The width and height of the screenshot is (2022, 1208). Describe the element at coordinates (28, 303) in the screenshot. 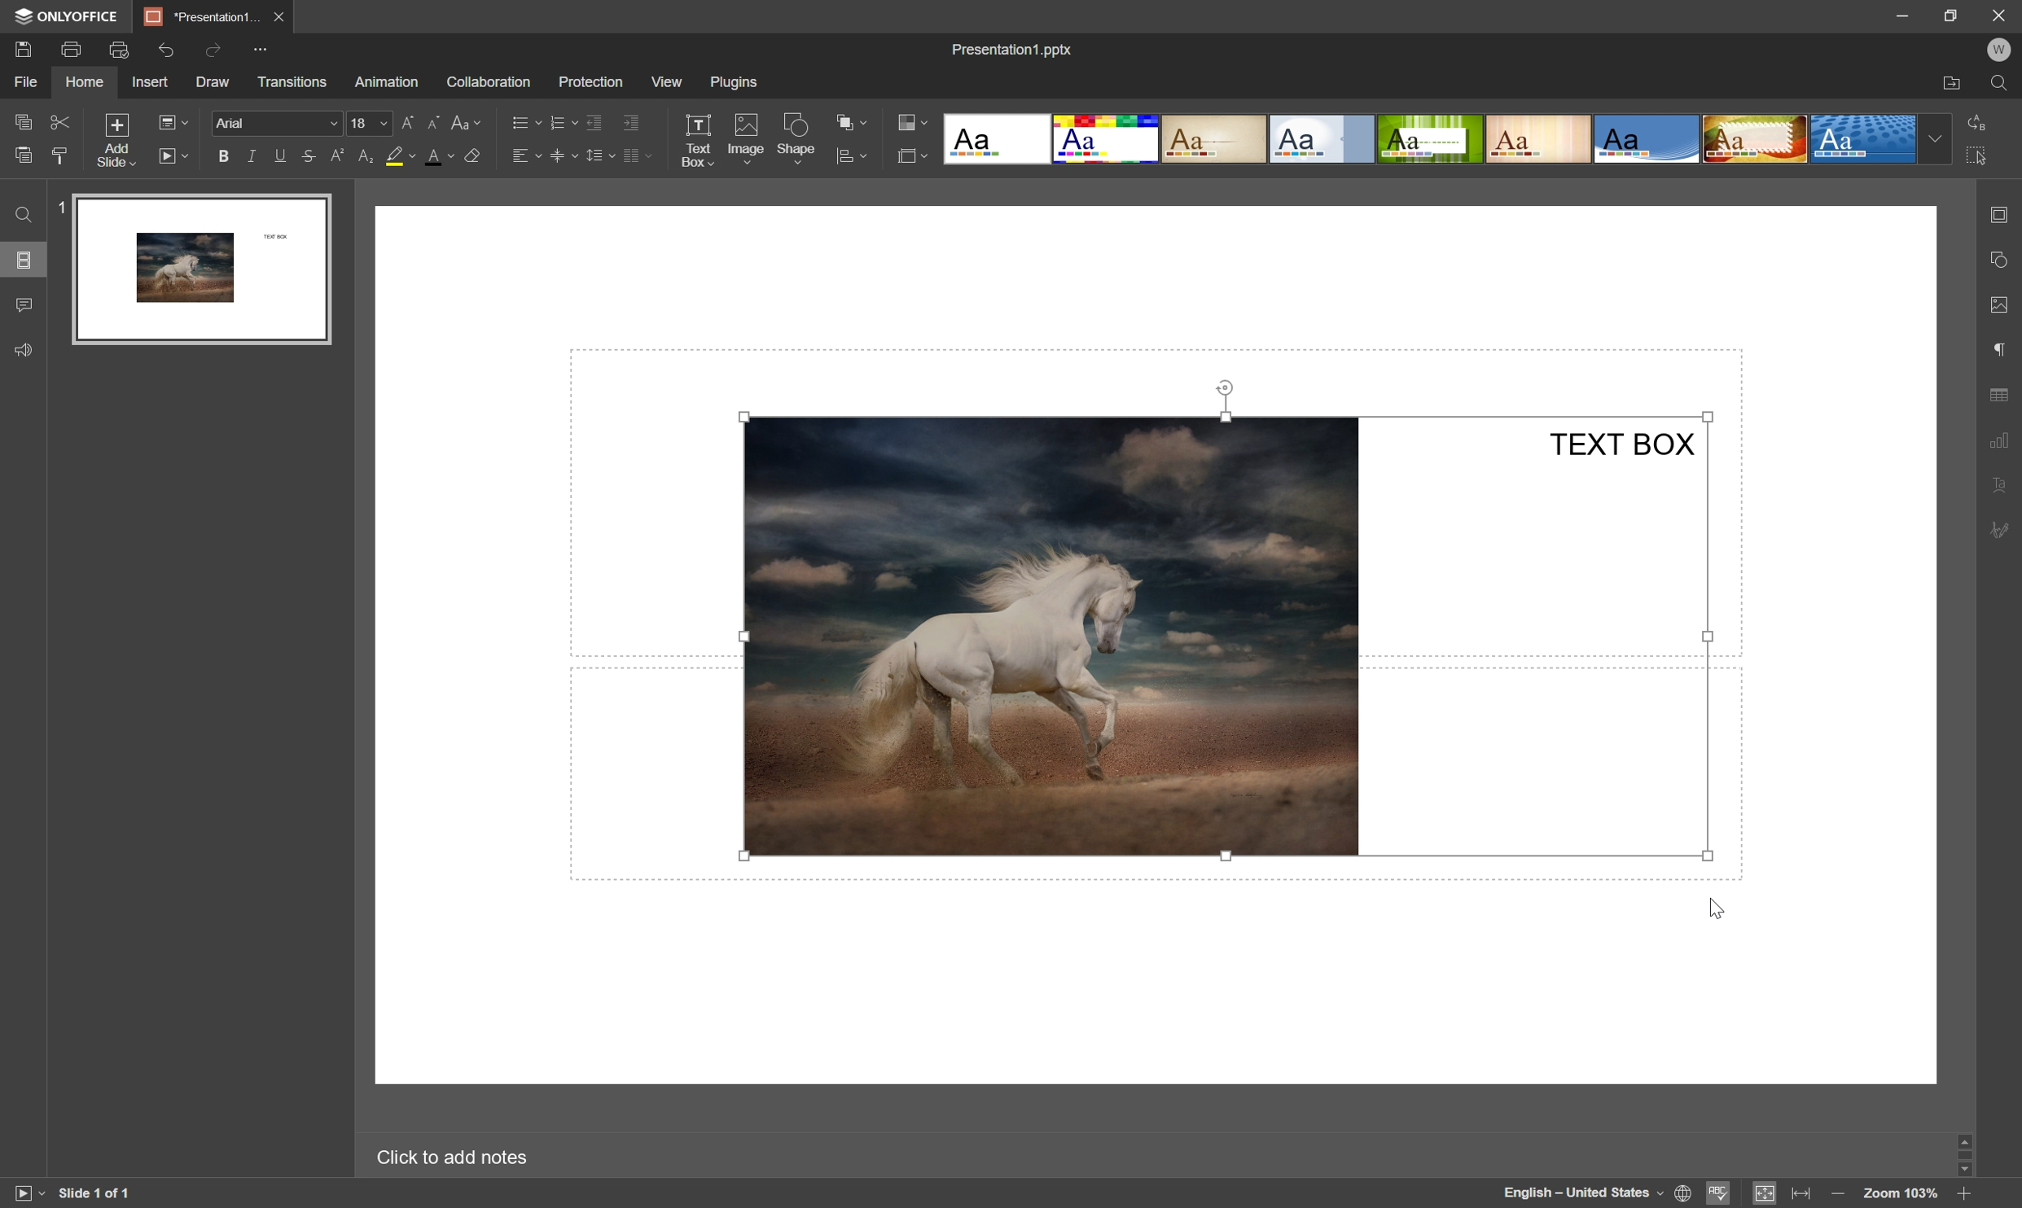

I see `comments` at that location.